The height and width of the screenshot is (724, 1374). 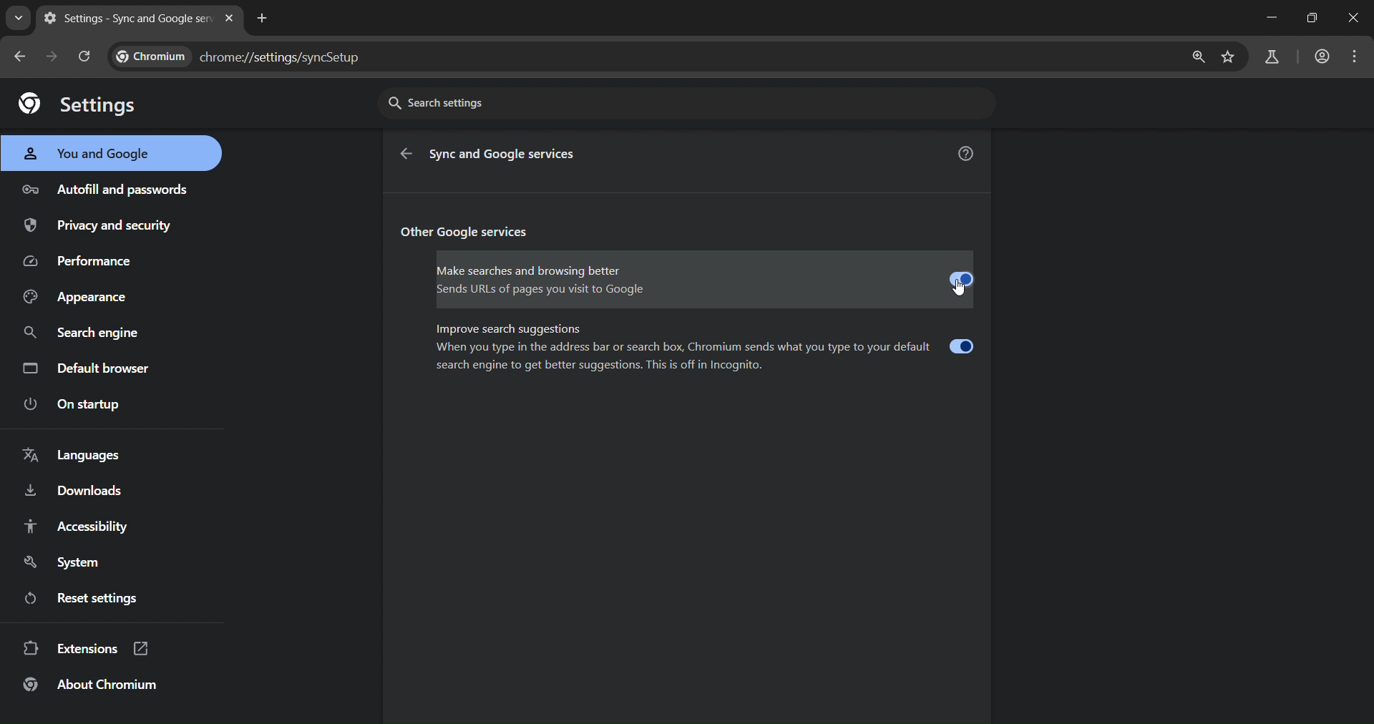 I want to click on performance, so click(x=85, y=260).